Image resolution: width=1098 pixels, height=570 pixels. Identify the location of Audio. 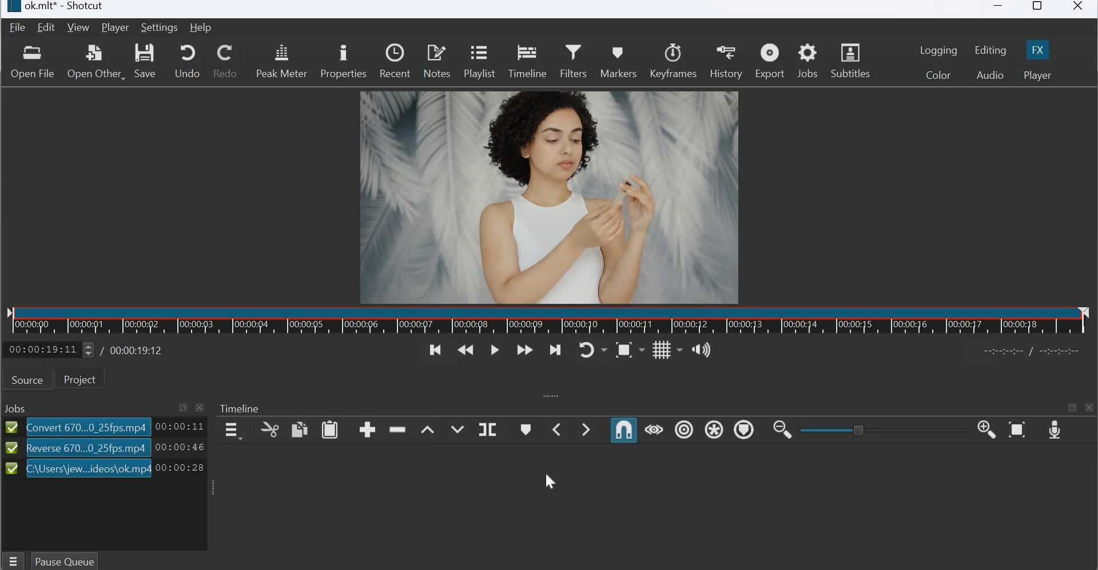
(989, 74).